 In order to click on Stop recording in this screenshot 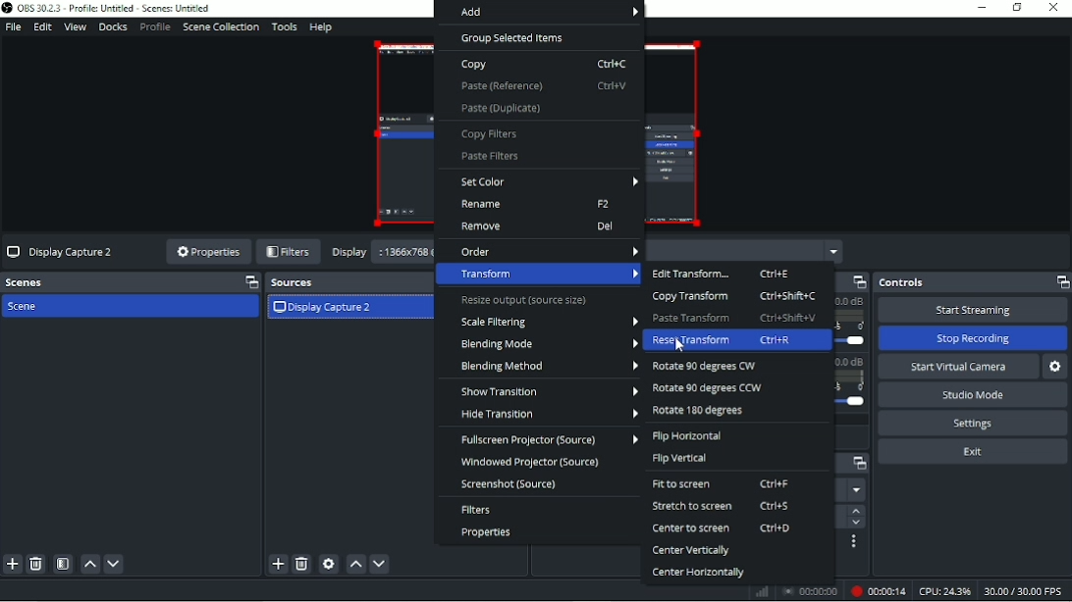, I will do `click(810, 590)`.